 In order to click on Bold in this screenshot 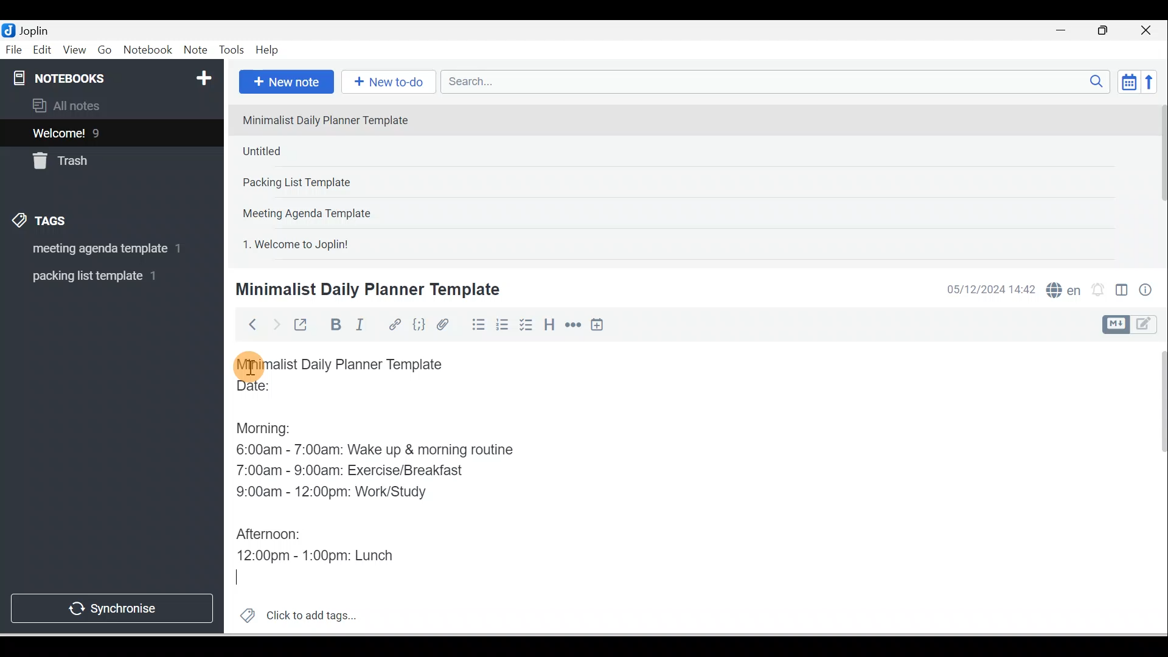, I will do `click(334, 325)`.